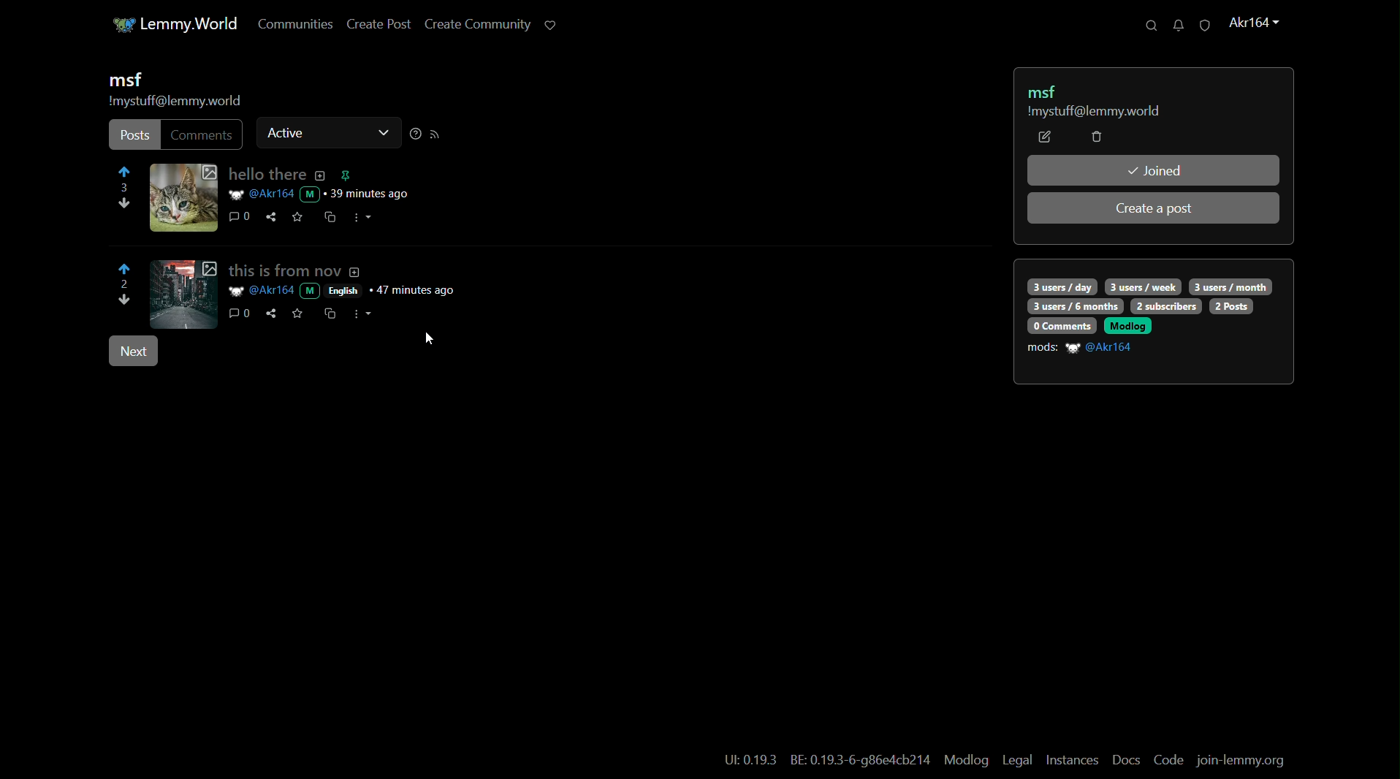  Describe the element at coordinates (272, 217) in the screenshot. I see `share` at that location.